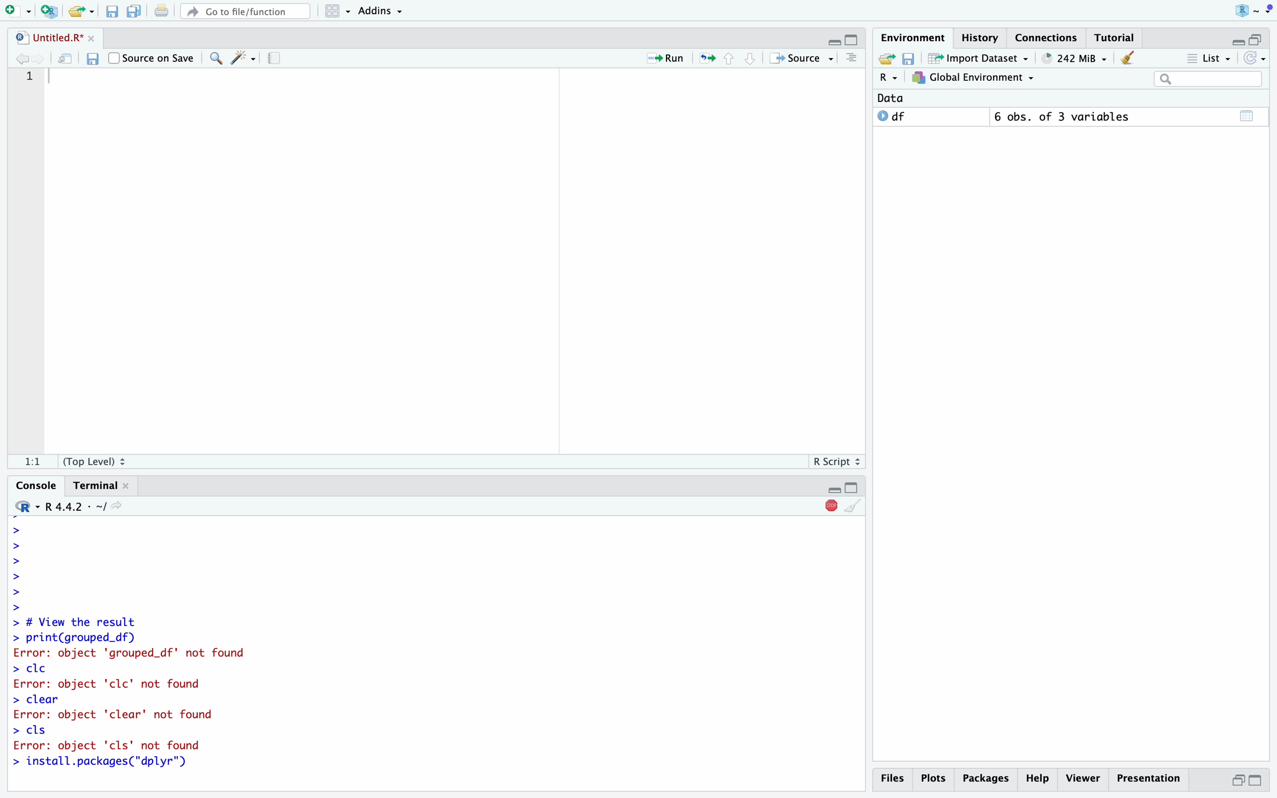 The height and width of the screenshot is (798, 1277). What do you see at coordinates (749, 58) in the screenshot?
I see `Go to next section` at bounding box center [749, 58].